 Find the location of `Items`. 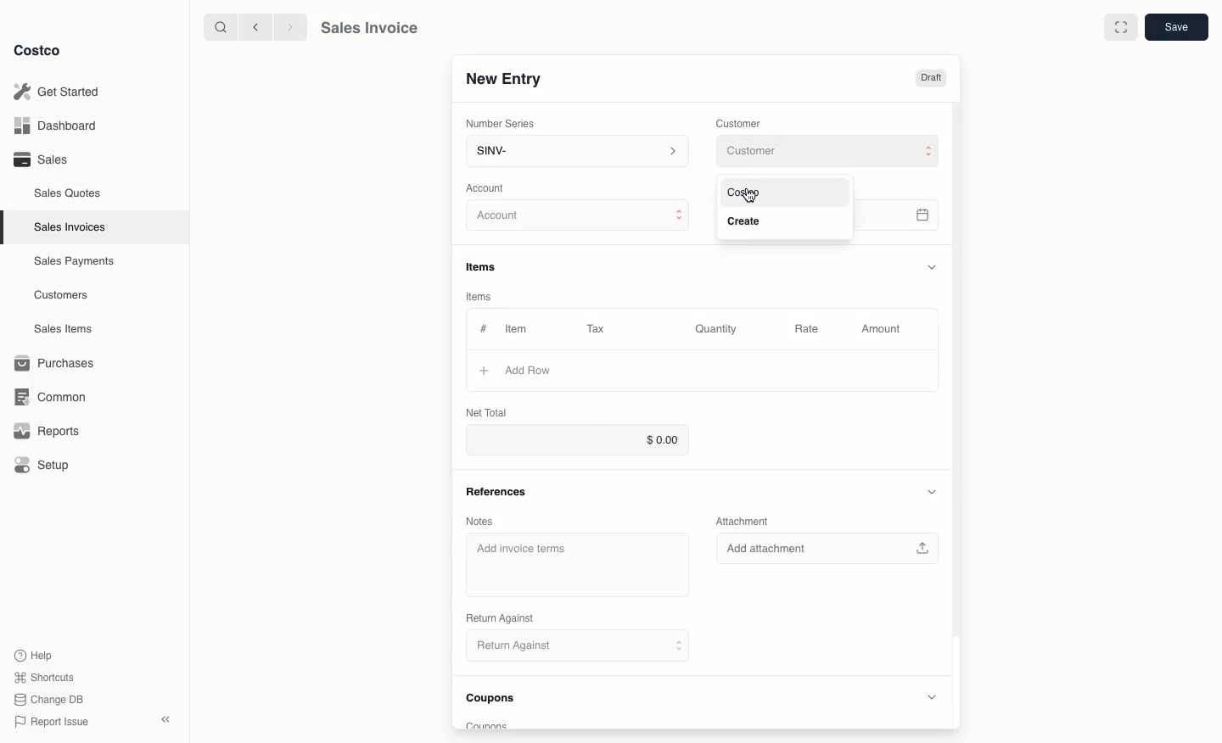

Items is located at coordinates (487, 268).